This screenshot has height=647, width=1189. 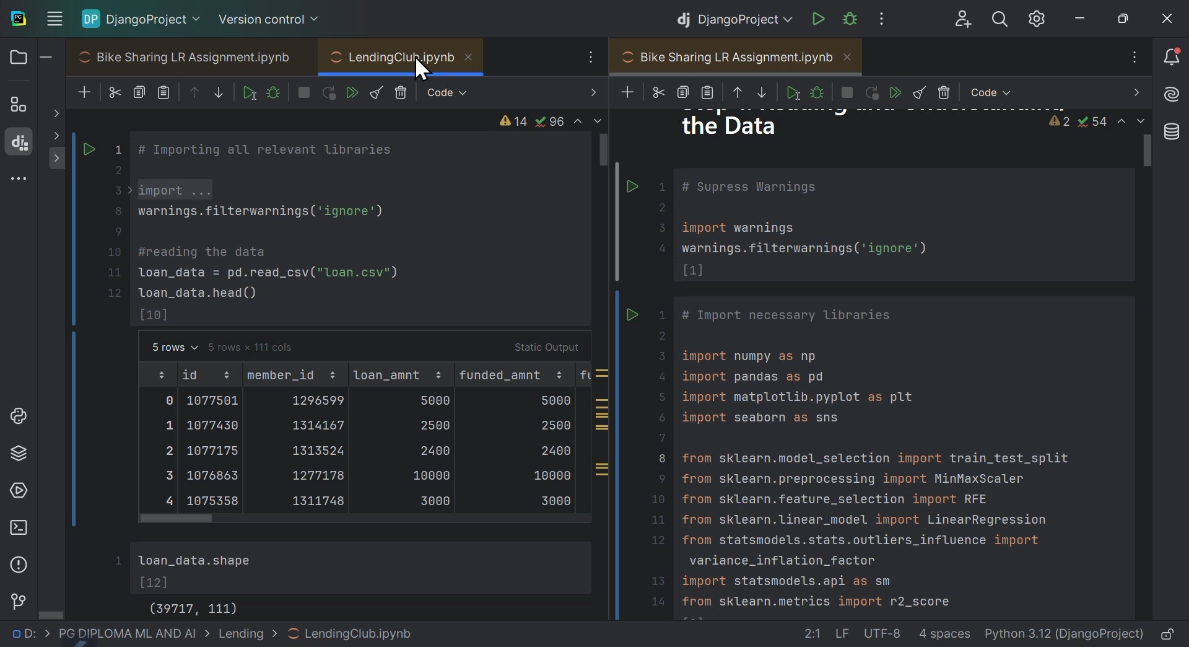 I want to click on , so click(x=737, y=92).